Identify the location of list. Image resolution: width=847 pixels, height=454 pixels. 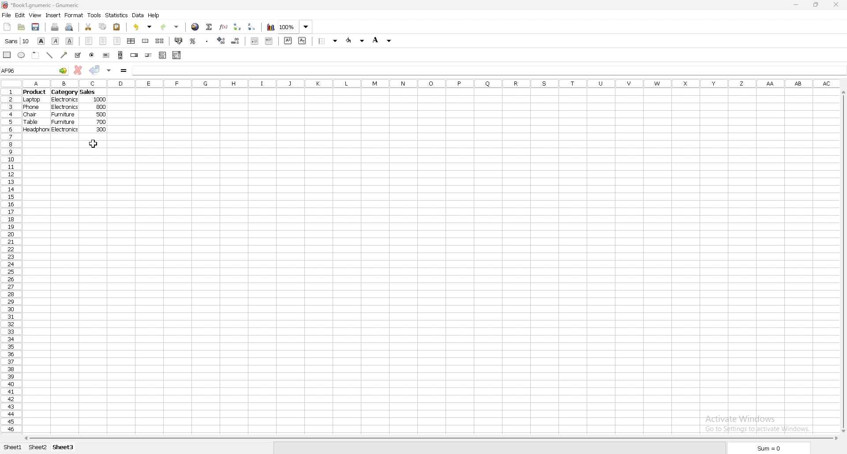
(162, 55).